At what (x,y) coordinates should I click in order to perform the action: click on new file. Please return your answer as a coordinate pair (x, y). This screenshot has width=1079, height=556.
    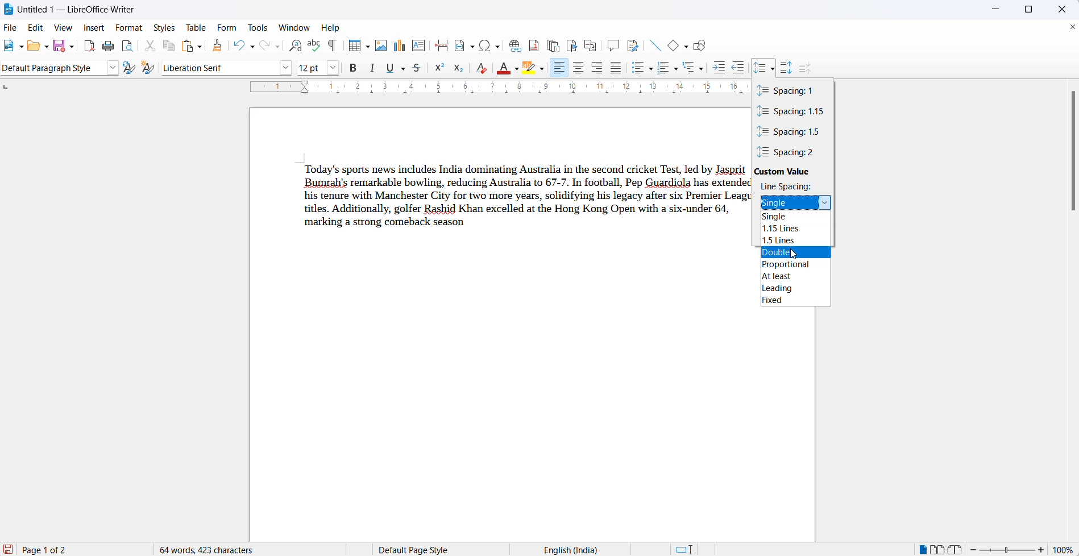
    Looking at the image, I should click on (10, 49).